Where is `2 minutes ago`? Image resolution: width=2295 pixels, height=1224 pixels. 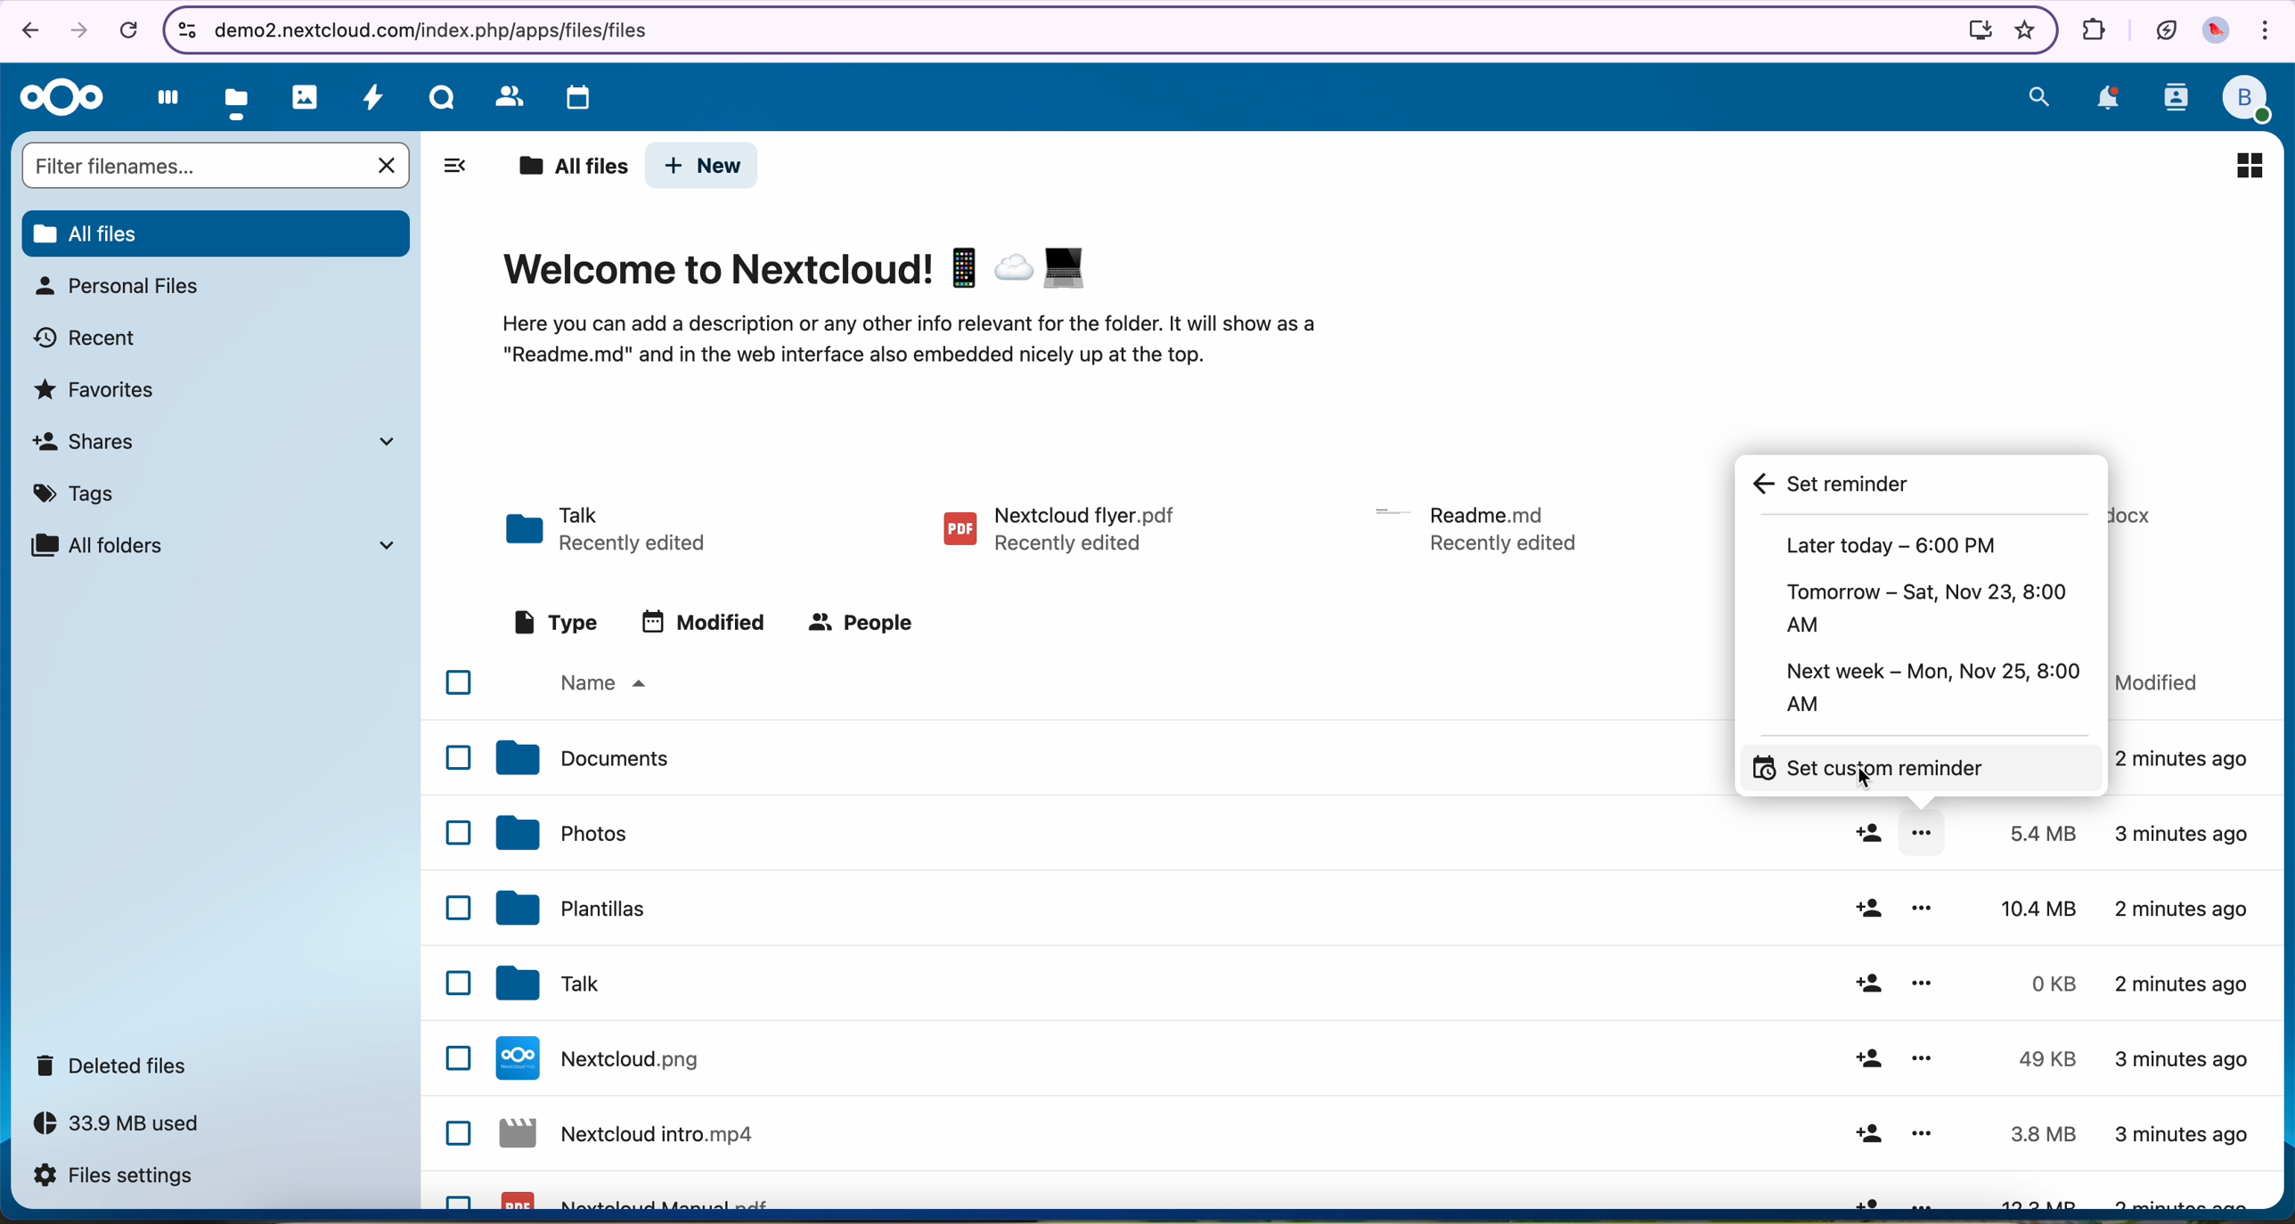
2 minutes ago is located at coordinates (2183, 990).